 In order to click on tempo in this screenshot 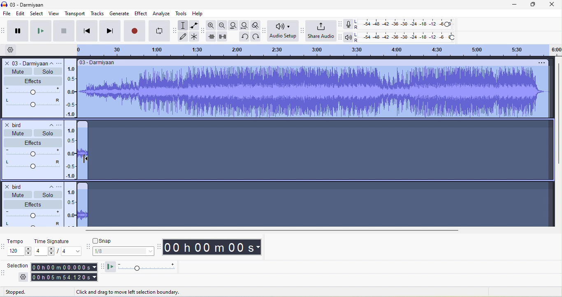, I will do `click(20, 251)`.